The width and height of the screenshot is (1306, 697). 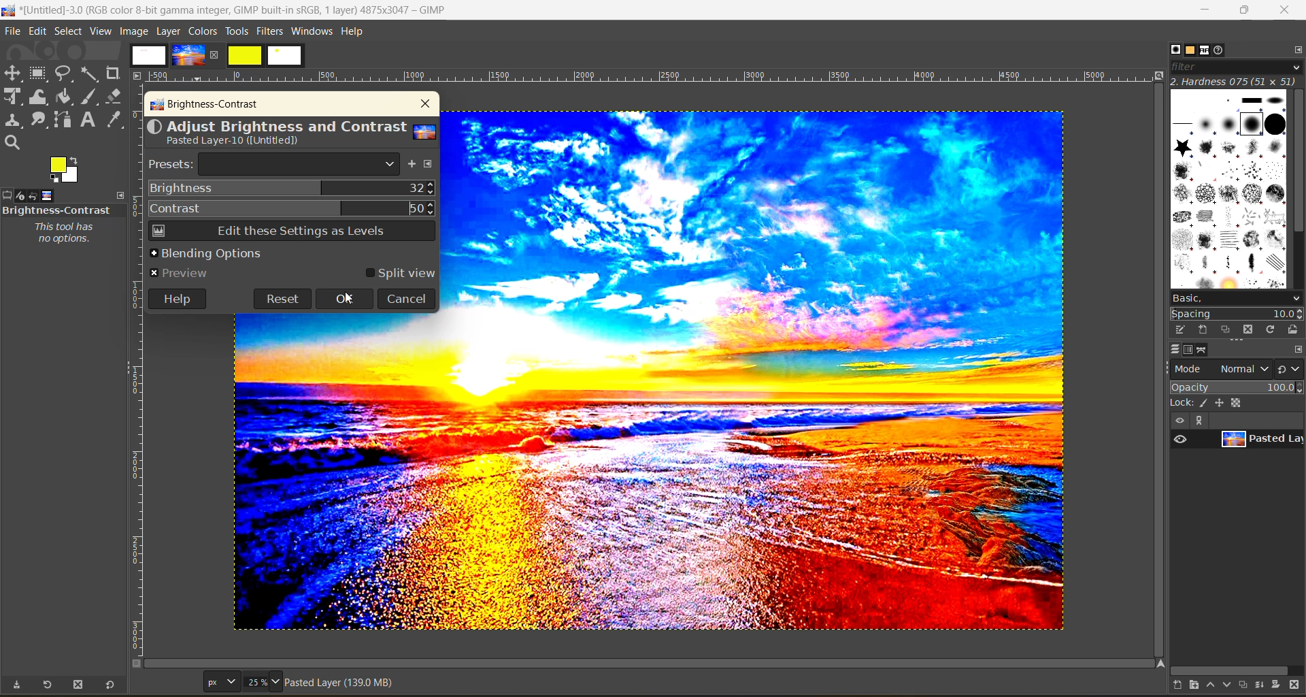 What do you see at coordinates (170, 31) in the screenshot?
I see `layer` at bounding box center [170, 31].